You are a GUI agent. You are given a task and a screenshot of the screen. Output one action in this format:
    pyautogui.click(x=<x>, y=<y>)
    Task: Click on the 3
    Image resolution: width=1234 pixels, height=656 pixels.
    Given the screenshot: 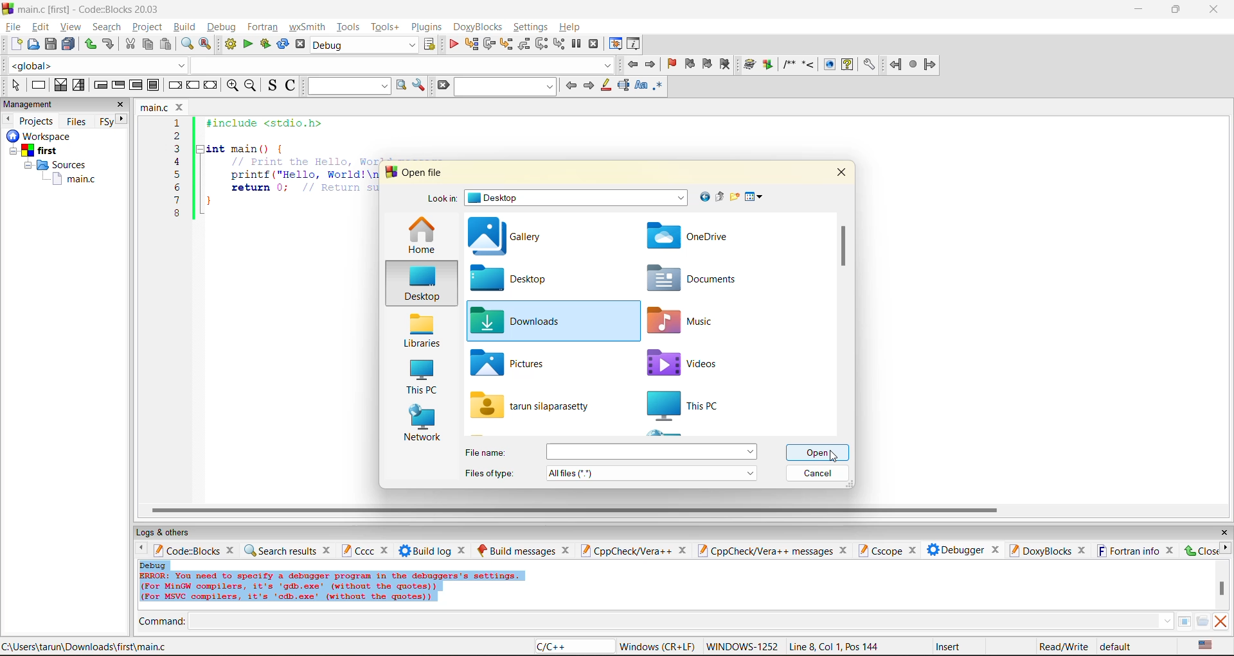 What is the action you would take?
    pyautogui.click(x=177, y=148)
    